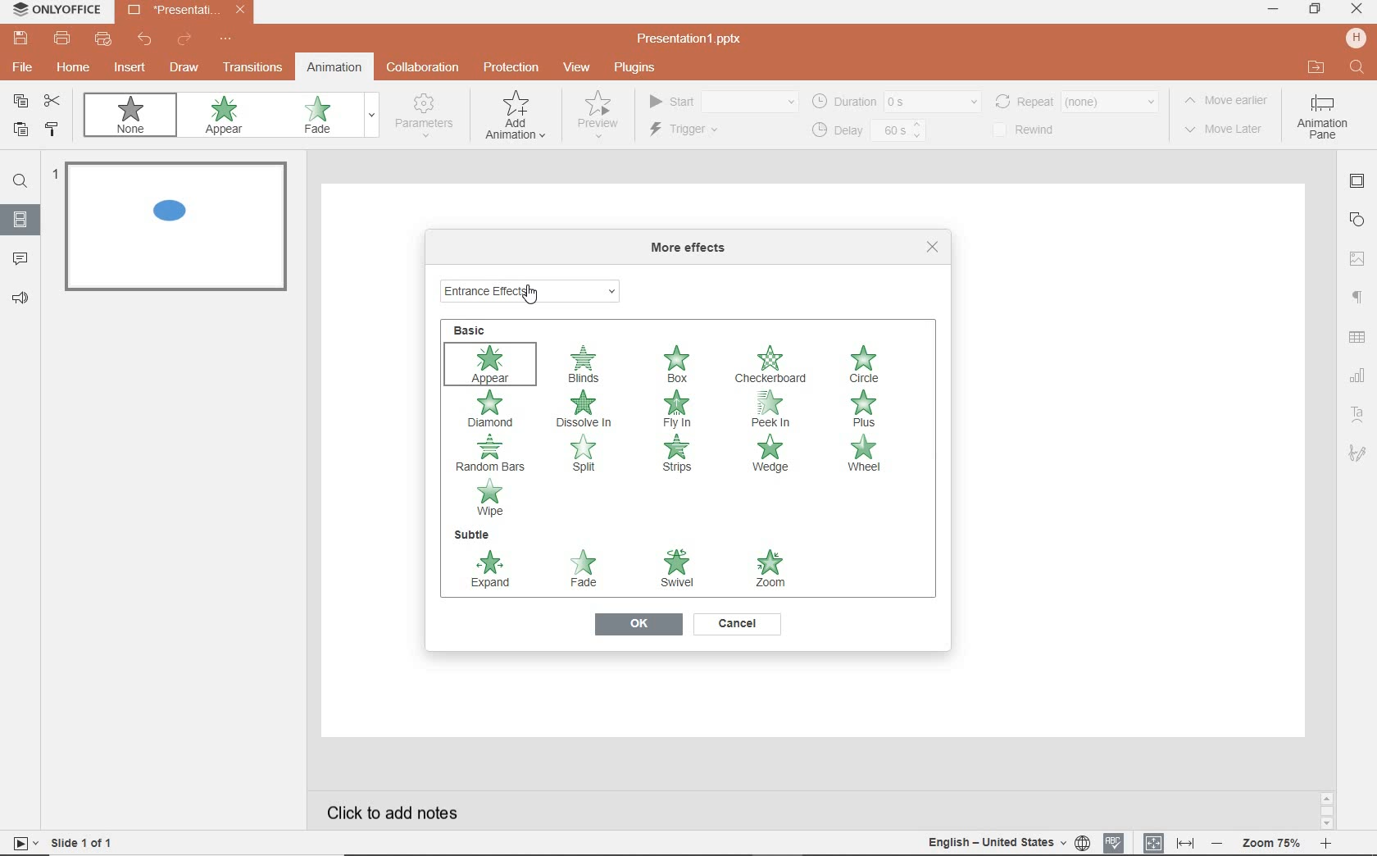 This screenshot has height=856, width=1377. I want to click on parameters, so click(428, 116).